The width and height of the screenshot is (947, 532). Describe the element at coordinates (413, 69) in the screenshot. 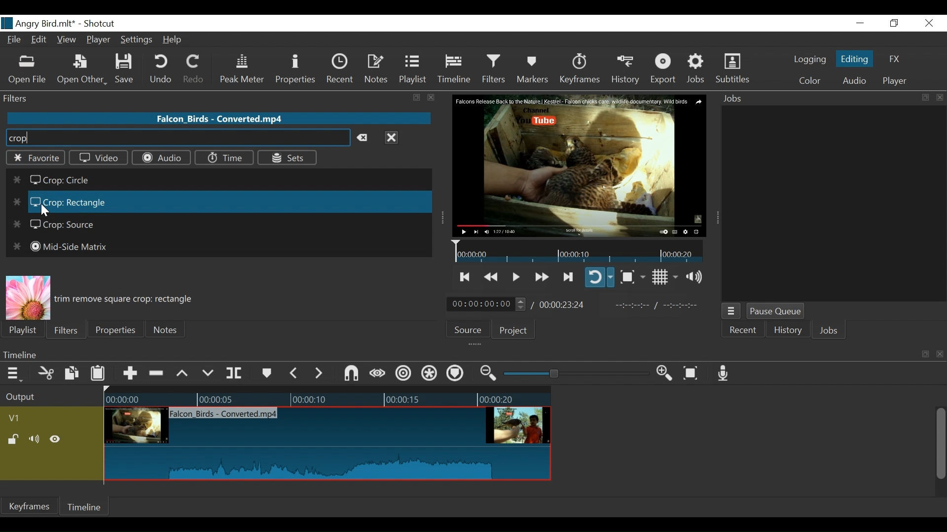

I see `Playlist` at that location.